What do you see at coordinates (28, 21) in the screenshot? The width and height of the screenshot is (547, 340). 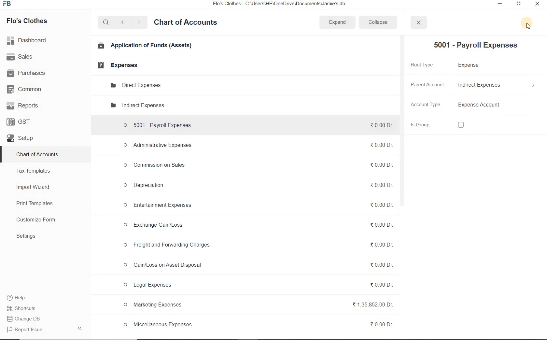 I see `Flo's Clothes` at bounding box center [28, 21].